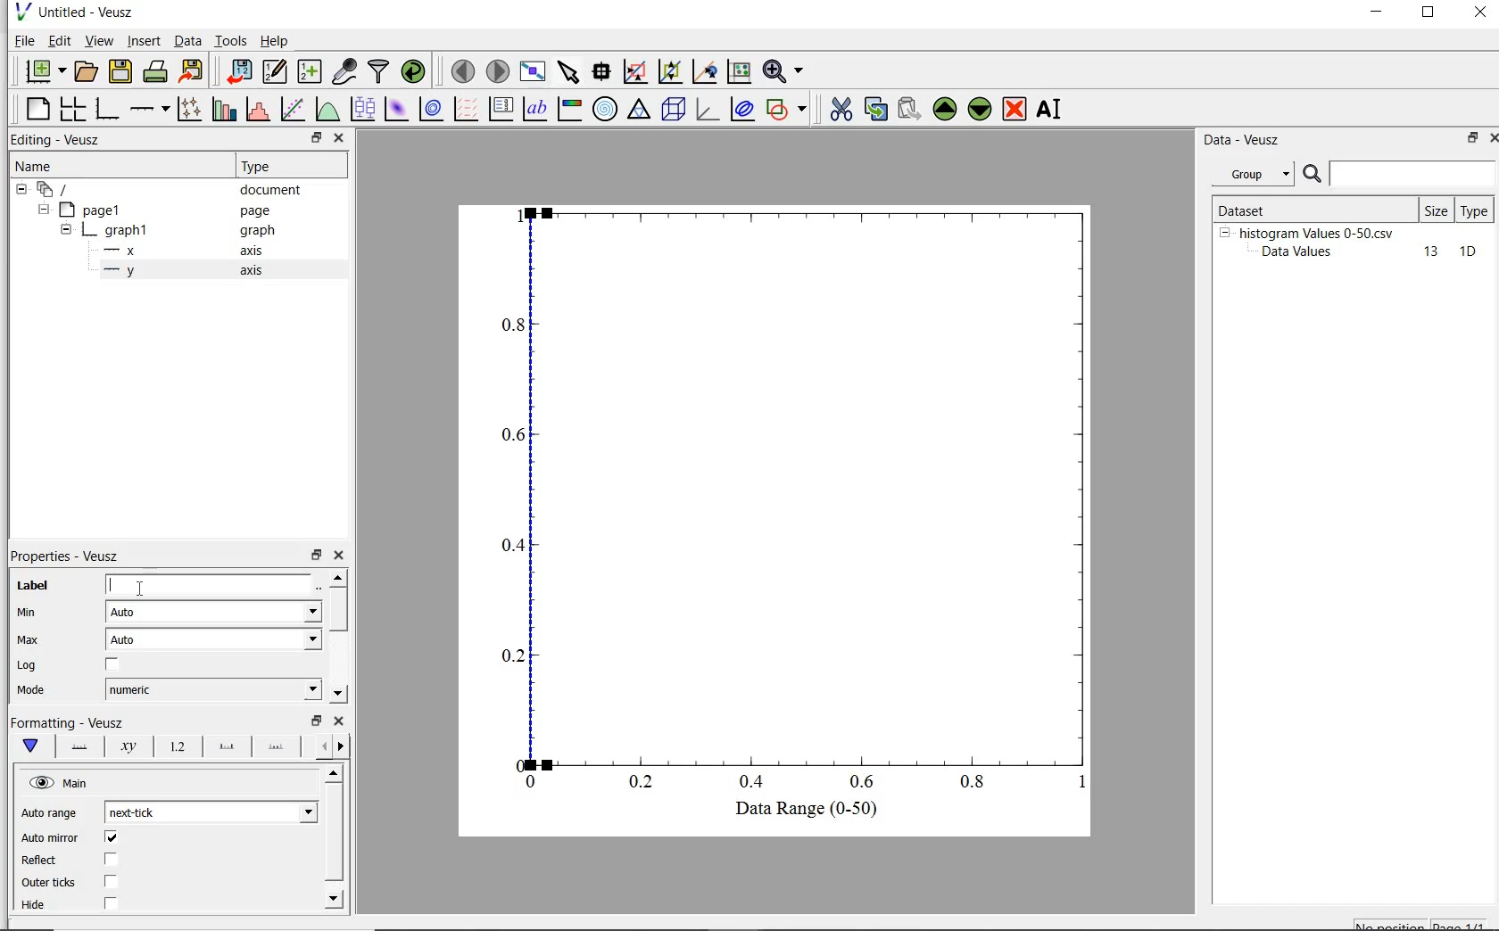 This screenshot has width=1499, height=931. Describe the element at coordinates (1224, 232) in the screenshot. I see `hide` at that location.